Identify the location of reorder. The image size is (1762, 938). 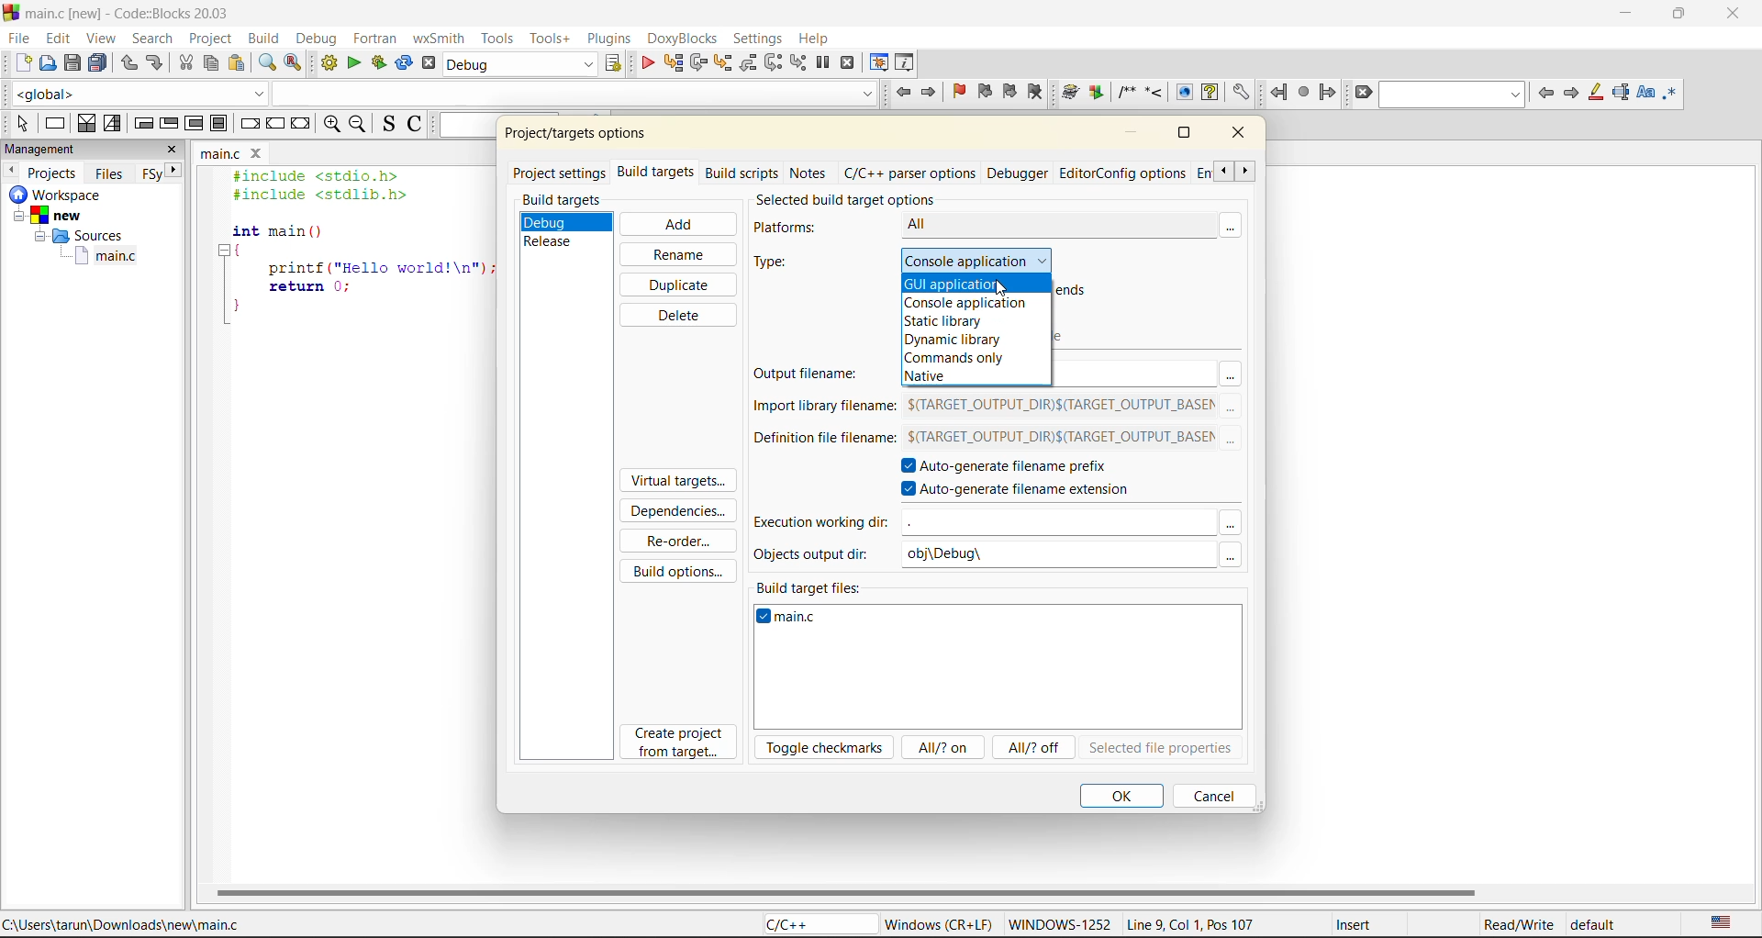
(675, 542).